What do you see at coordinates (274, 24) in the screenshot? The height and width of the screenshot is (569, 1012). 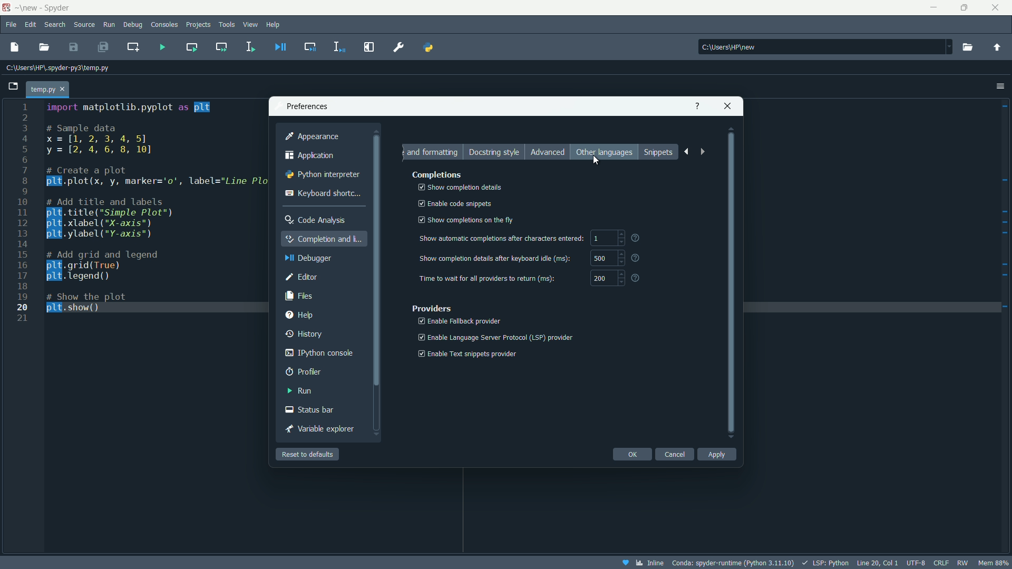 I see `help` at bounding box center [274, 24].